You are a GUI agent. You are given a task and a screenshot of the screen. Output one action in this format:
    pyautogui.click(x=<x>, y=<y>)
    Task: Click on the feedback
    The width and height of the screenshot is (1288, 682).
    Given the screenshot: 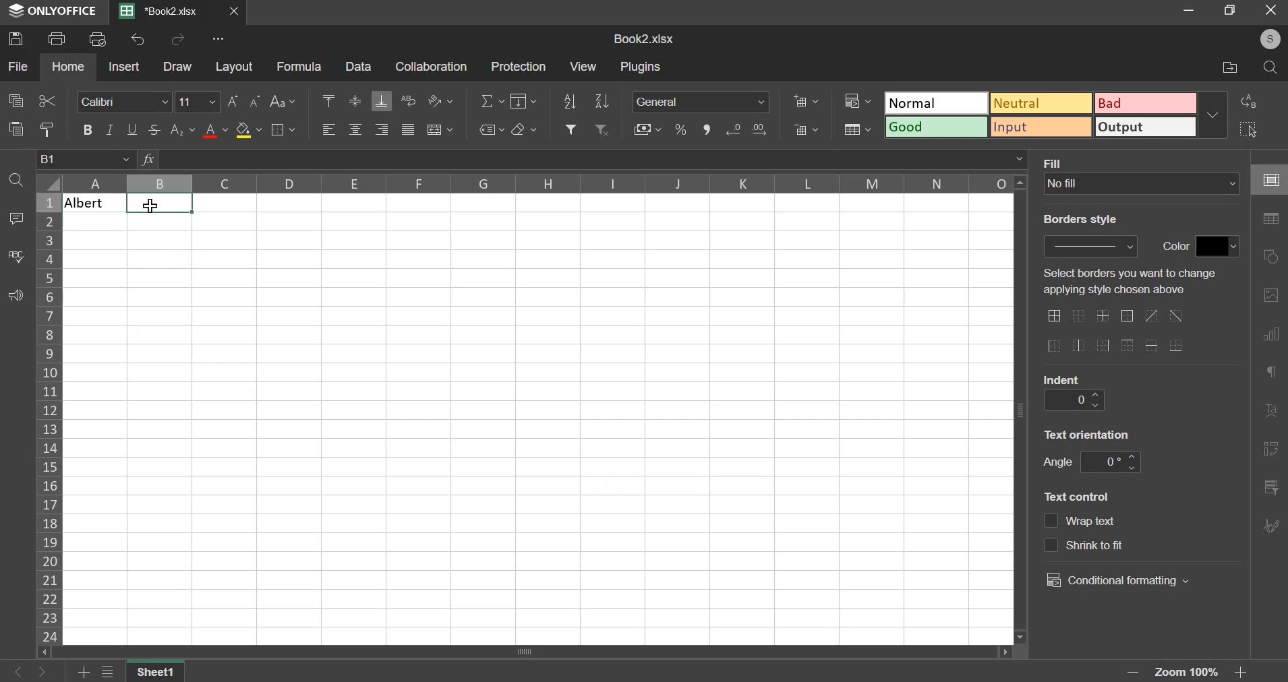 What is the action you would take?
    pyautogui.click(x=15, y=294)
    